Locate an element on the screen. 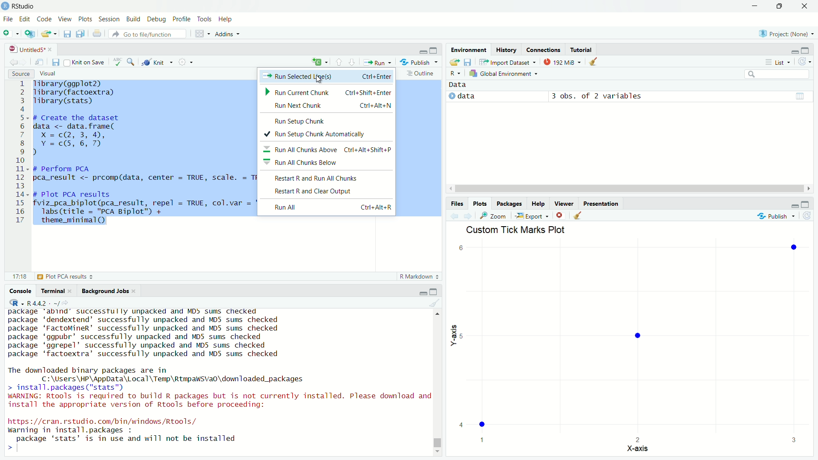  Tools is located at coordinates (205, 20).